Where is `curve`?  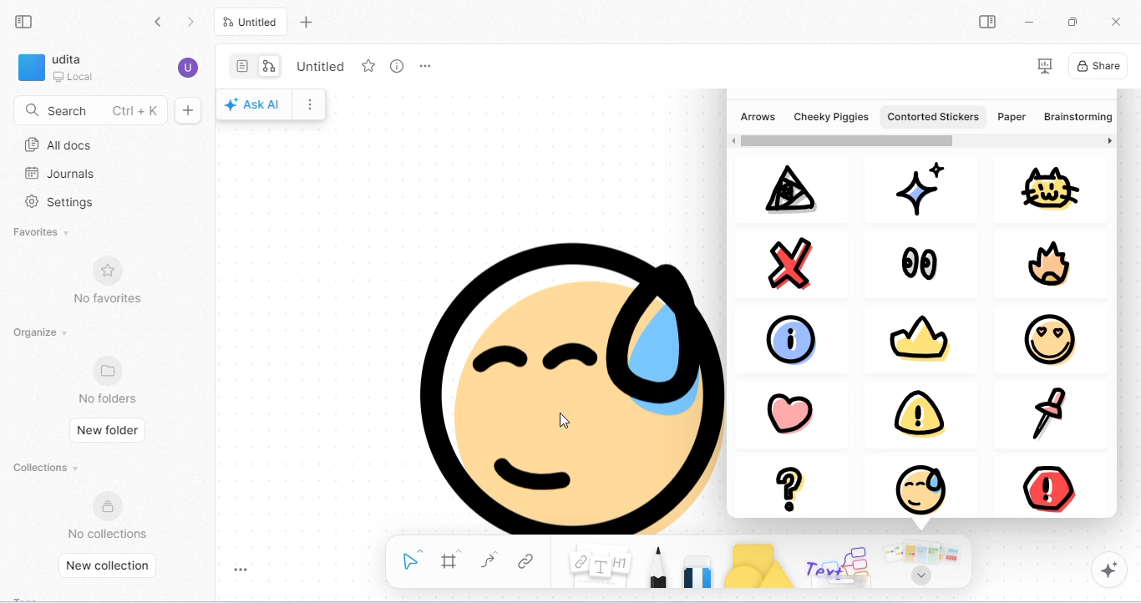 curve is located at coordinates (492, 560).